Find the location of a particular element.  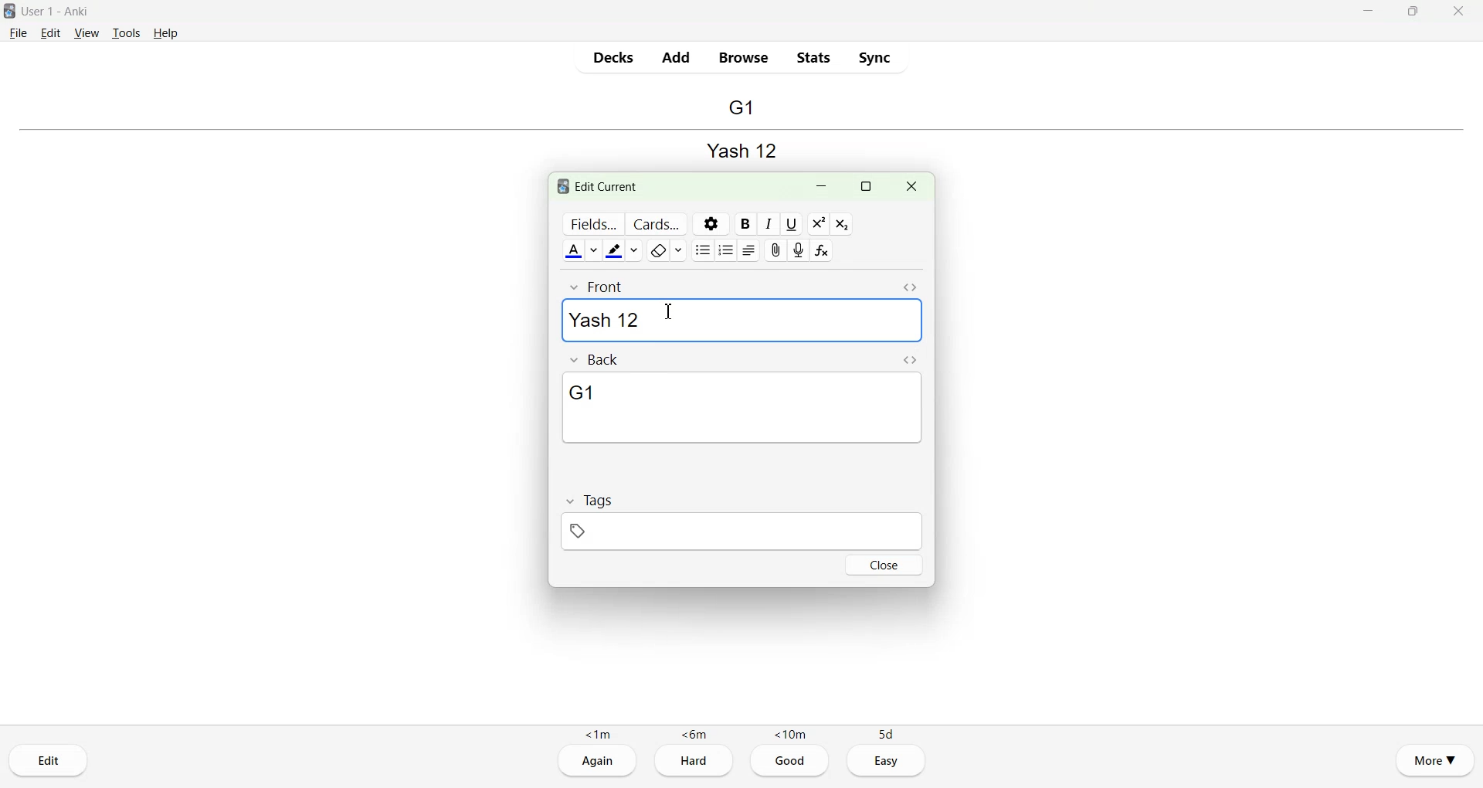

Alignment is located at coordinates (748, 250).